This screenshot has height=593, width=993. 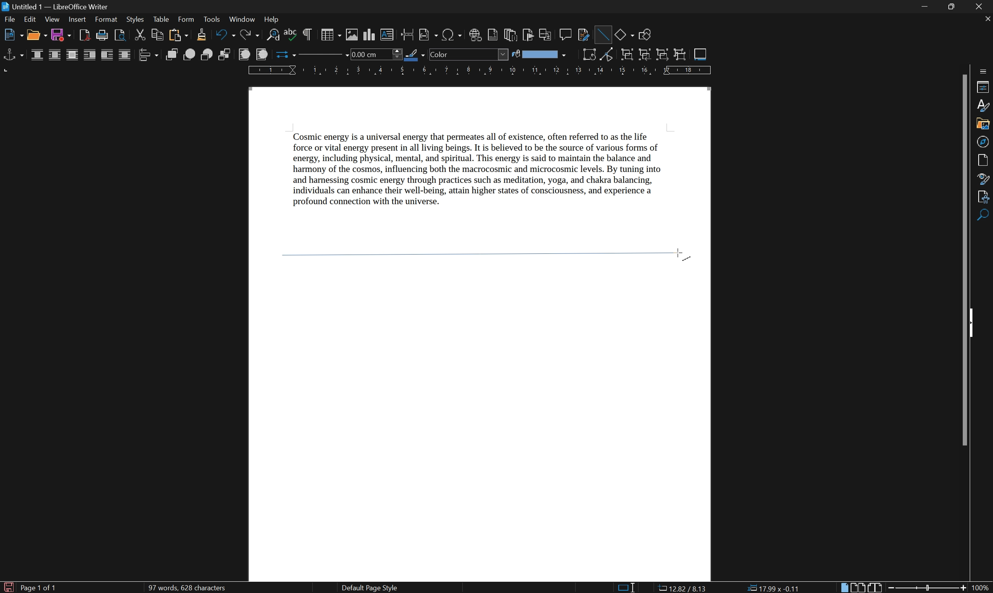 I want to click on gallery, so click(x=983, y=125).